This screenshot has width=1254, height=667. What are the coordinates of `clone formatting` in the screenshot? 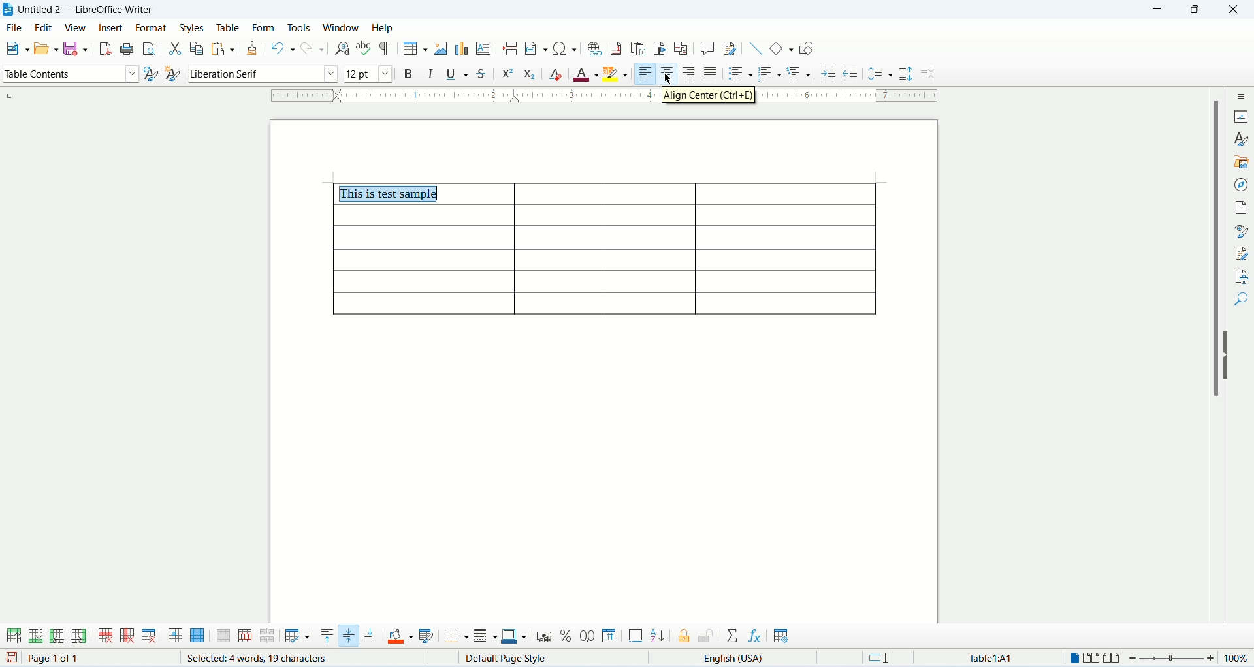 It's located at (253, 48).